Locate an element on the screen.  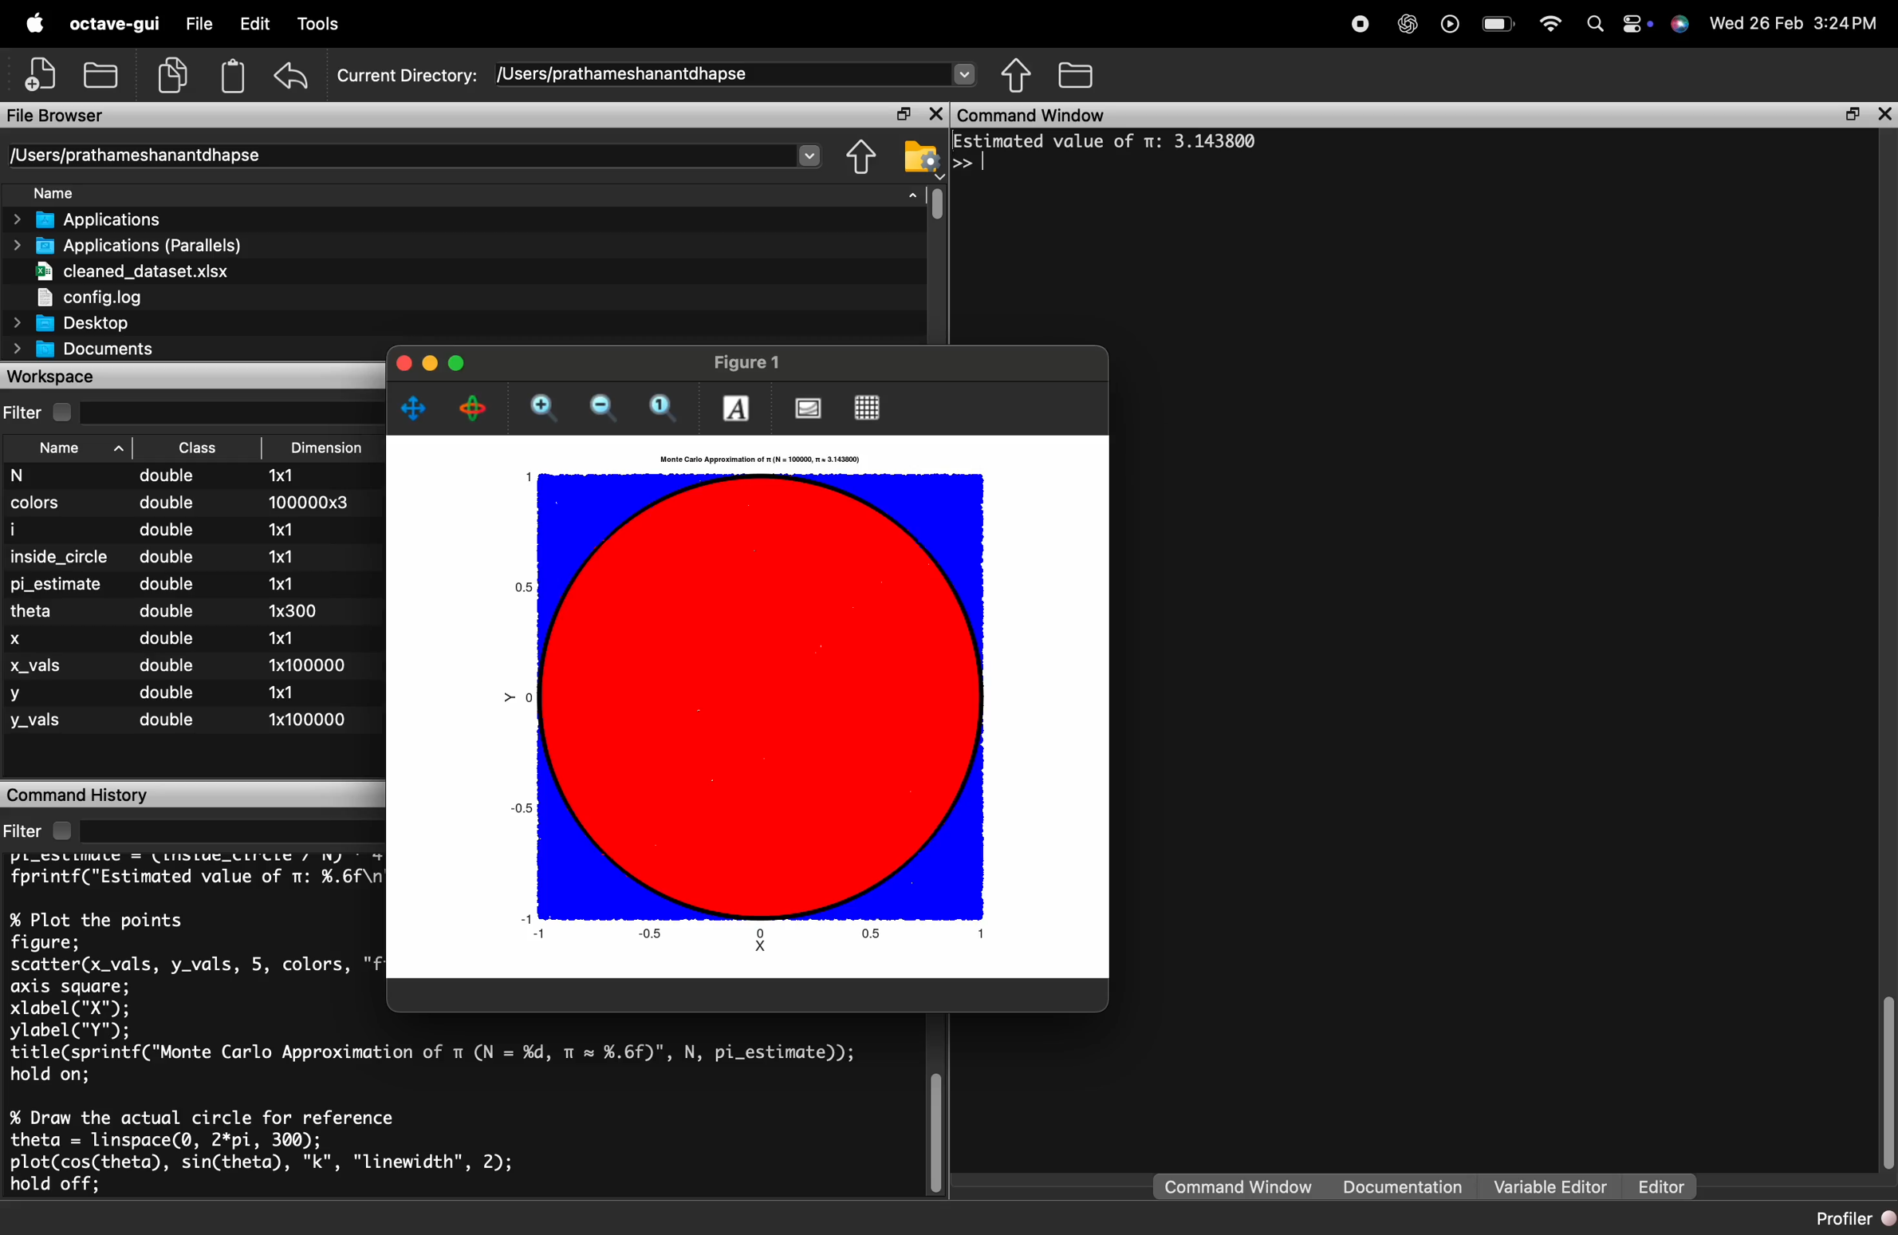
1x1 is located at coordinates (286, 690).